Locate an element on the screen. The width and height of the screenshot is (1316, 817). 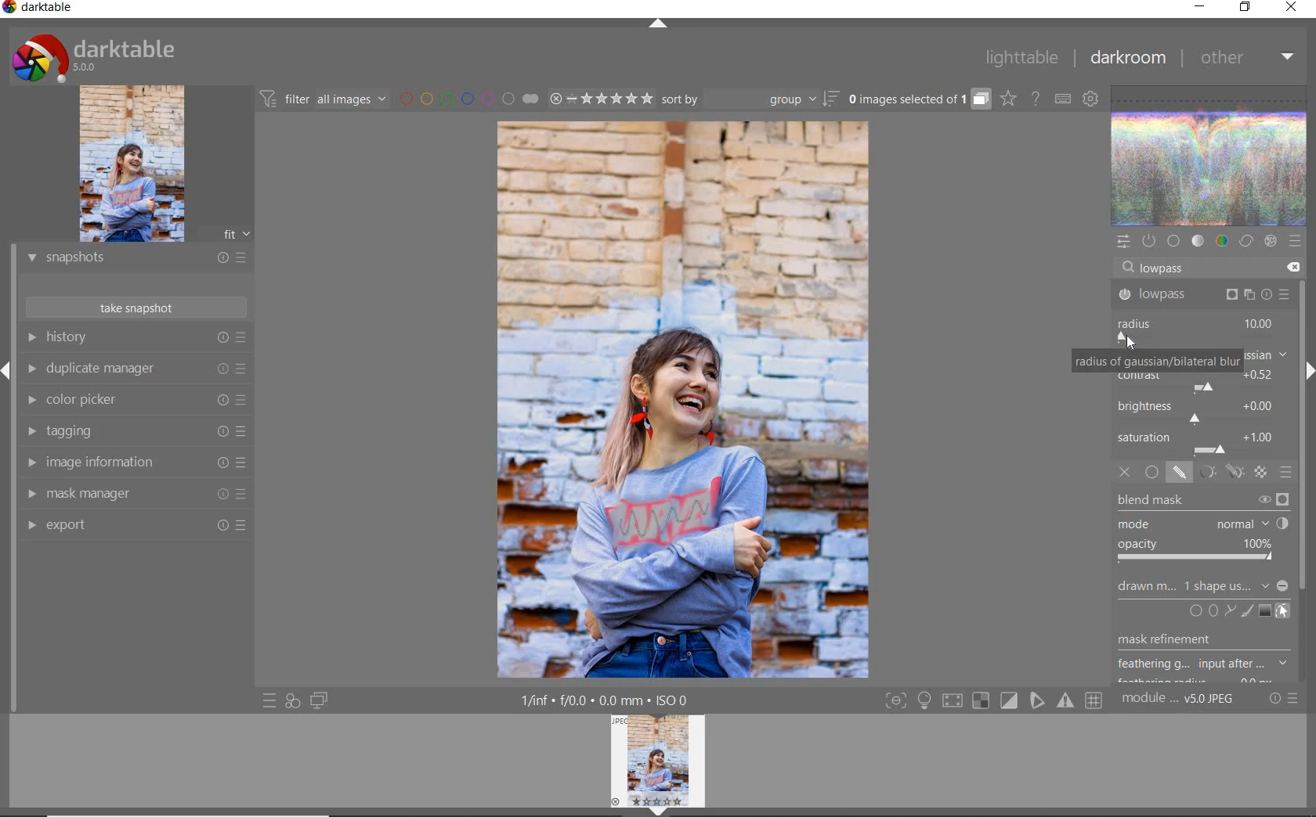
no mask is located at coordinates (1234, 587).